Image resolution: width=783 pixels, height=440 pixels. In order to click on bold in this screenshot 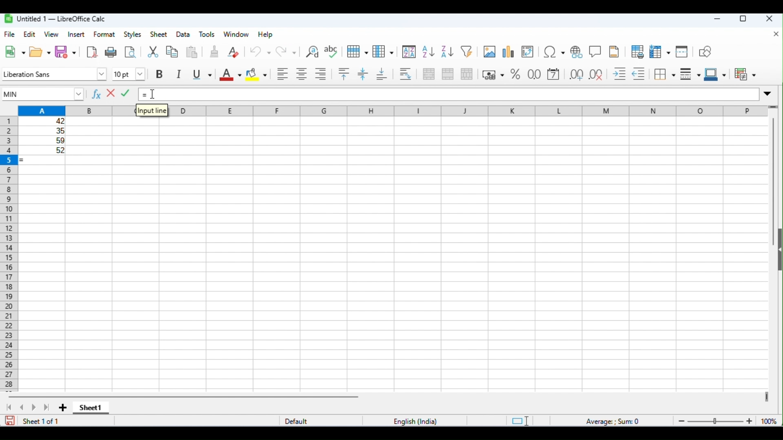, I will do `click(161, 74)`.